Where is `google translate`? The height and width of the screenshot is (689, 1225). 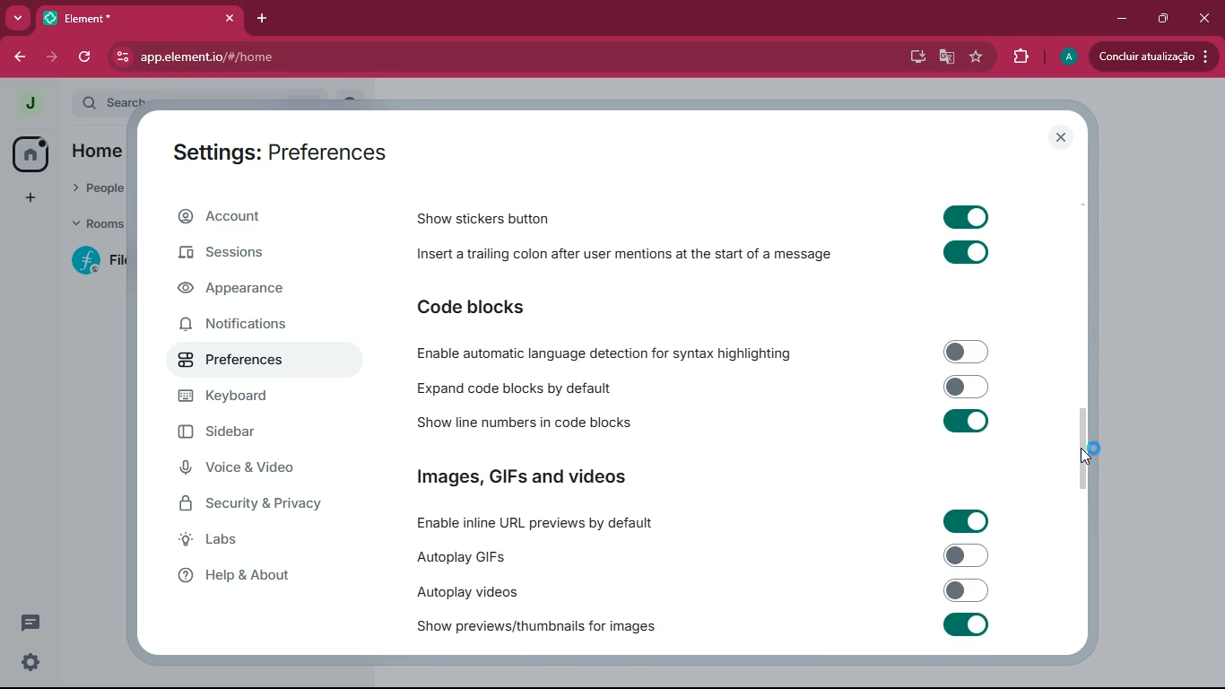 google translate is located at coordinates (945, 57).